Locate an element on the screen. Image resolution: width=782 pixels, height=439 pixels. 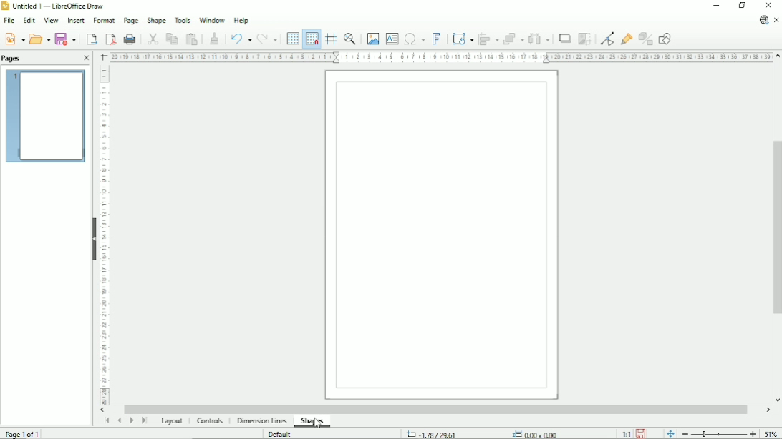
Align objects is located at coordinates (488, 38).